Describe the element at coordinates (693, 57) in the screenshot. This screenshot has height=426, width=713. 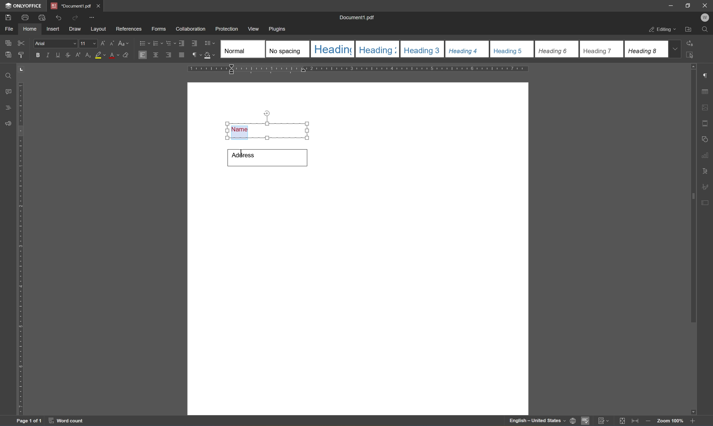
I see `select all` at that location.